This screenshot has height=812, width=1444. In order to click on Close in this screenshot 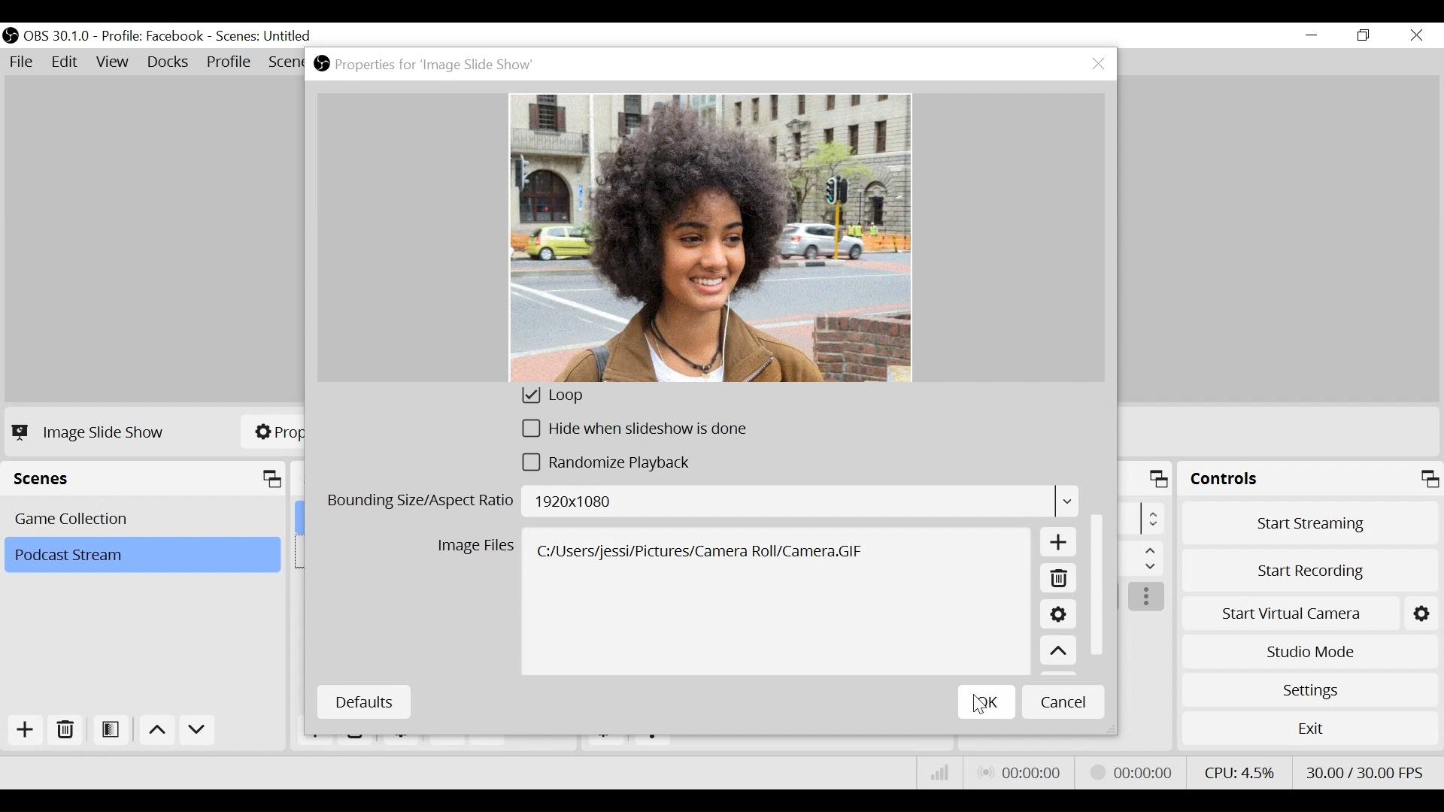, I will do `click(1415, 36)`.